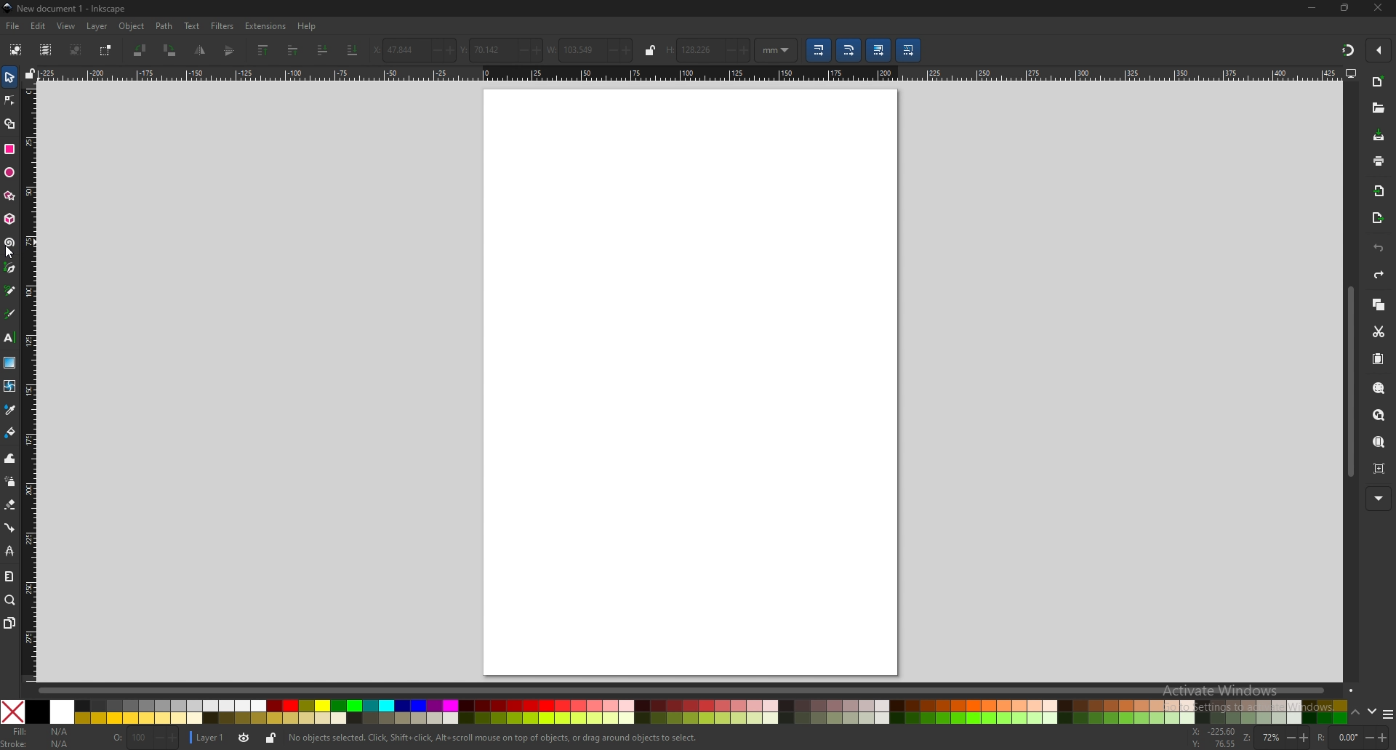  Describe the element at coordinates (45, 49) in the screenshot. I see `select all in all layers` at that location.